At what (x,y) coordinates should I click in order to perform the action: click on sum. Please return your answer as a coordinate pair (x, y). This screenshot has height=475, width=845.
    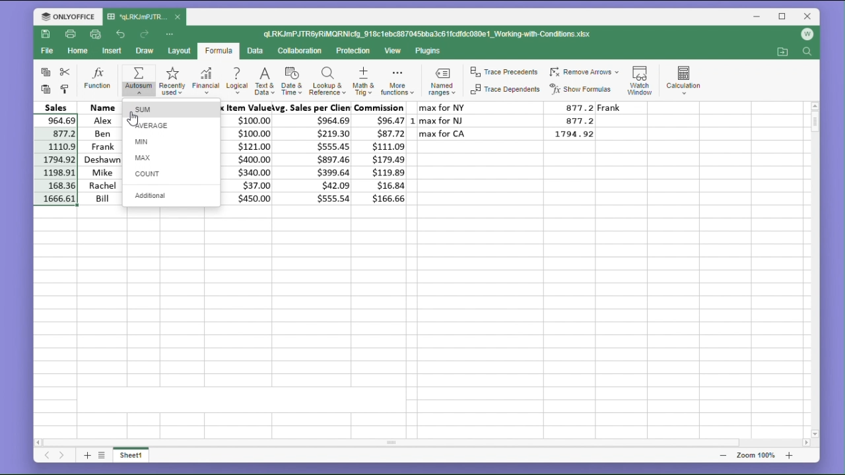
    Looking at the image, I should click on (170, 109).